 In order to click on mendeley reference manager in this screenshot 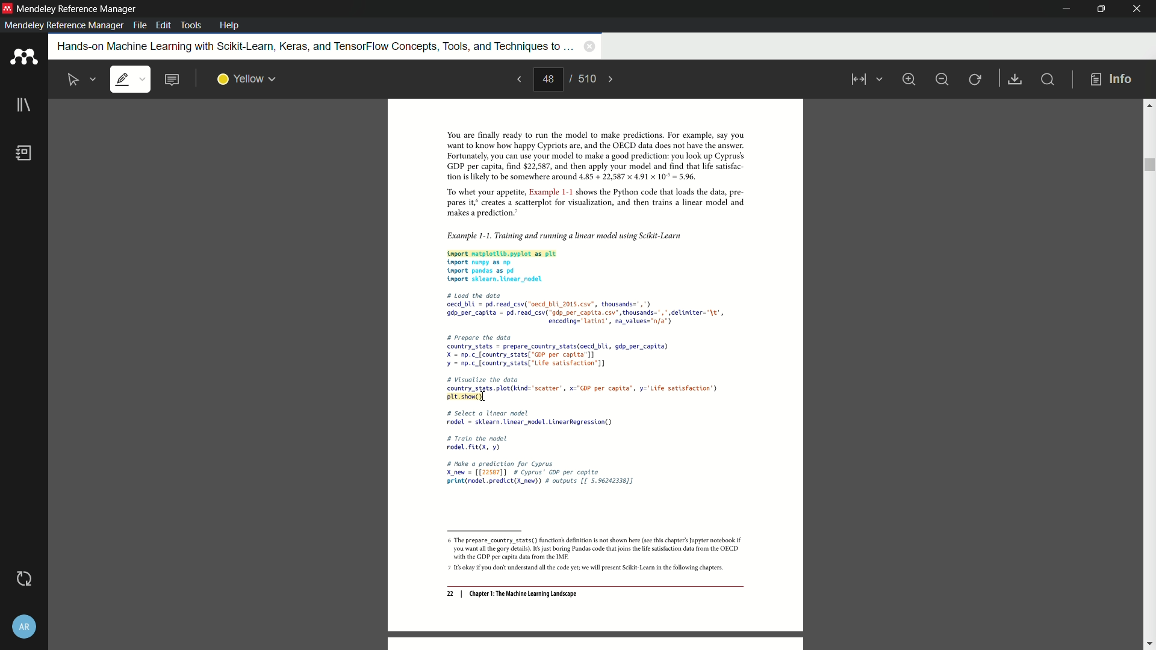, I will do `click(64, 25)`.